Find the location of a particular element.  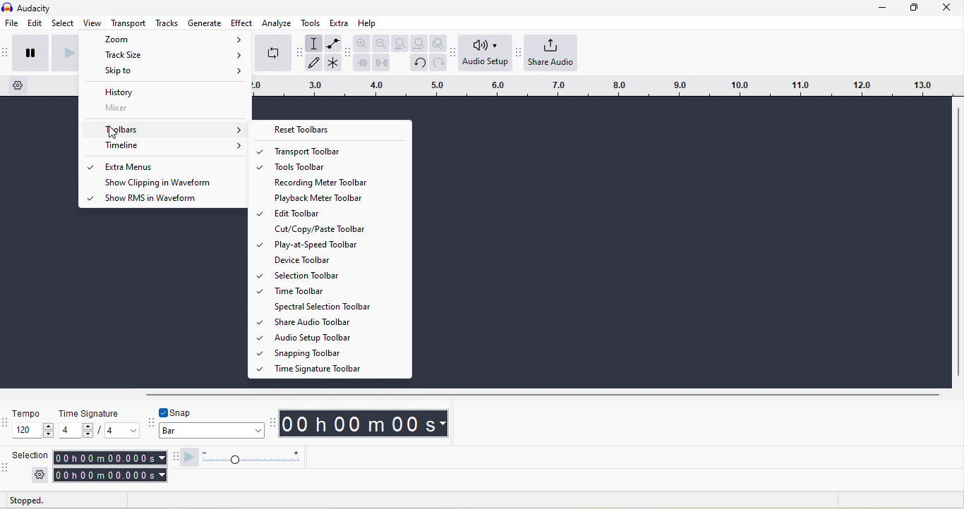

Spectral selection toolbar is located at coordinates (339, 307).